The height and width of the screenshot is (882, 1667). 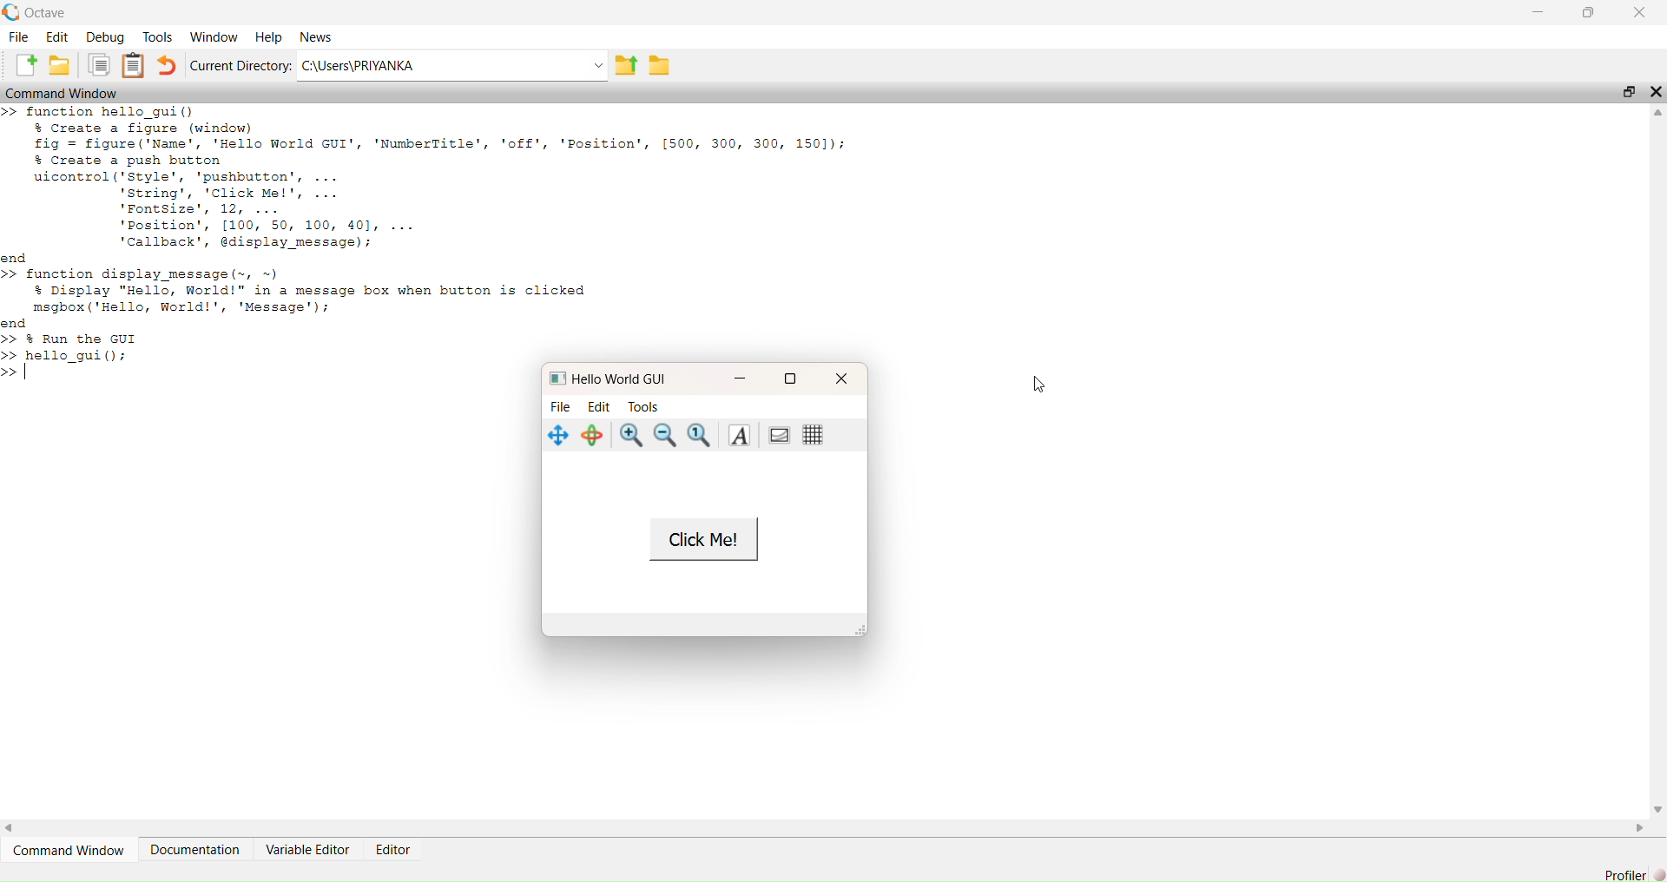 What do you see at coordinates (57, 36) in the screenshot?
I see `Edit` at bounding box center [57, 36].